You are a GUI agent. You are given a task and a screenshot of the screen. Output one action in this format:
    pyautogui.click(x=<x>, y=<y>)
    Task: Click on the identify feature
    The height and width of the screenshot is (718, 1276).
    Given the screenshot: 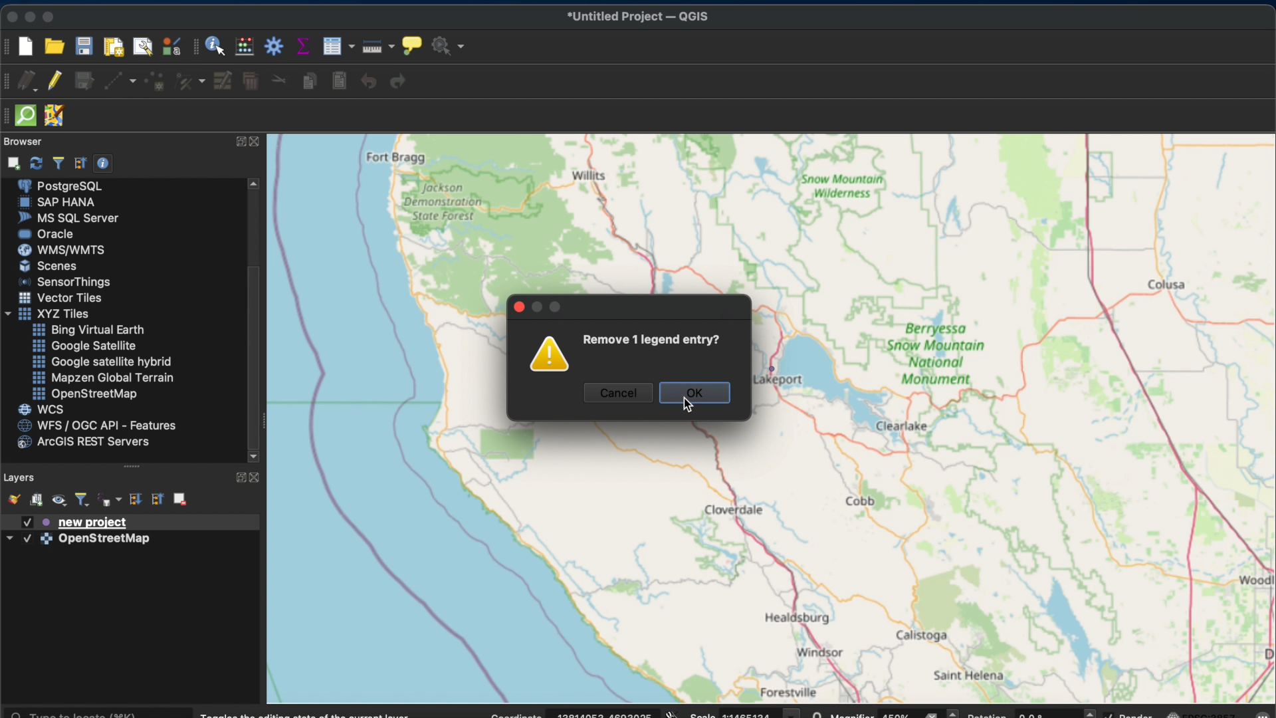 What is the action you would take?
    pyautogui.click(x=217, y=46)
    